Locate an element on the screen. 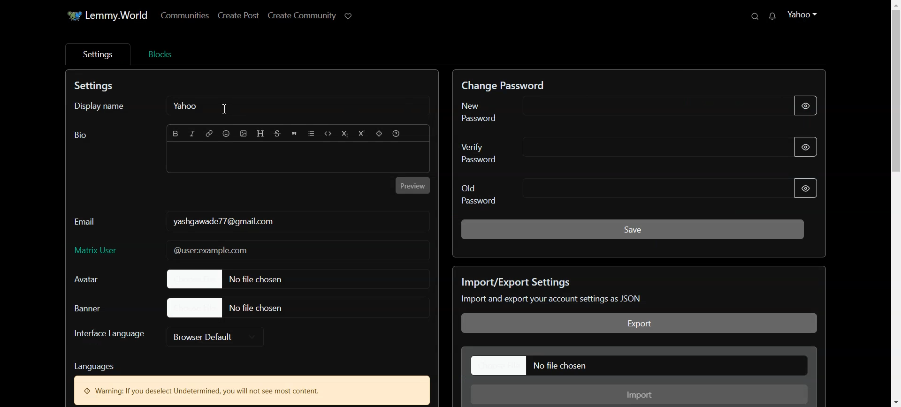 The width and height of the screenshot is (901, 407). Settings is located at coordinates (97, 54).